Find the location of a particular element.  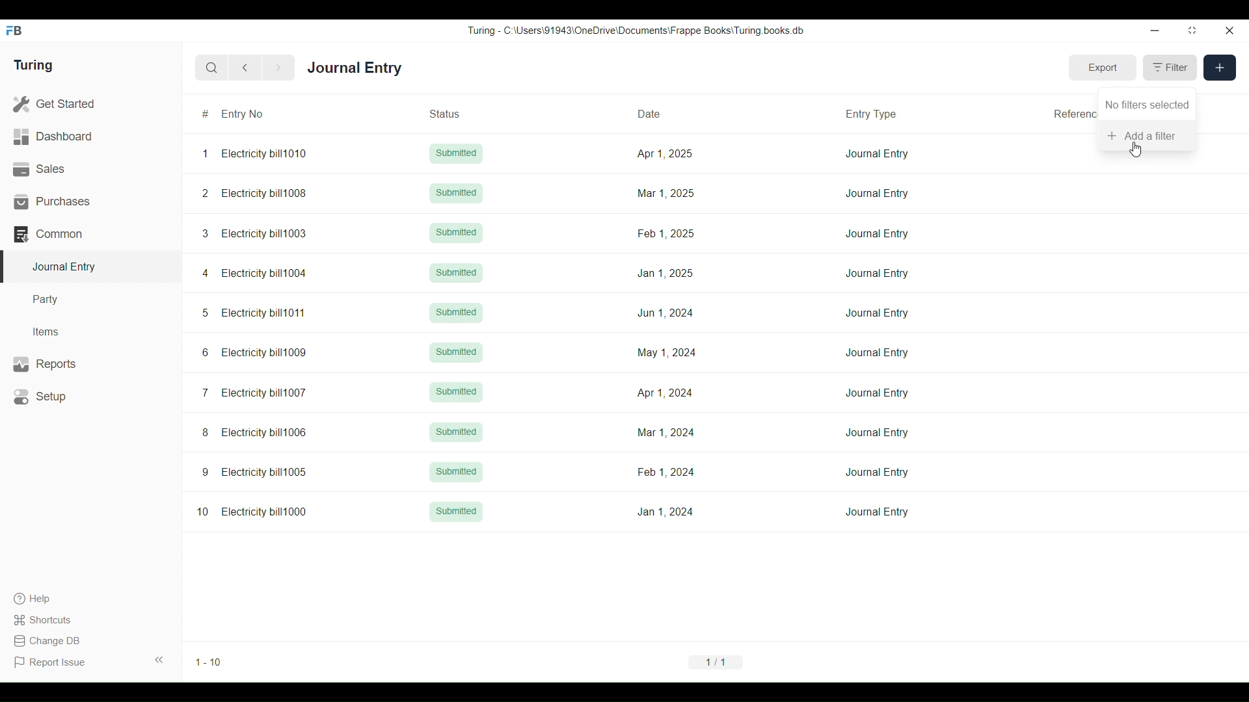

# Entry No is located at coordinates (260, 114).